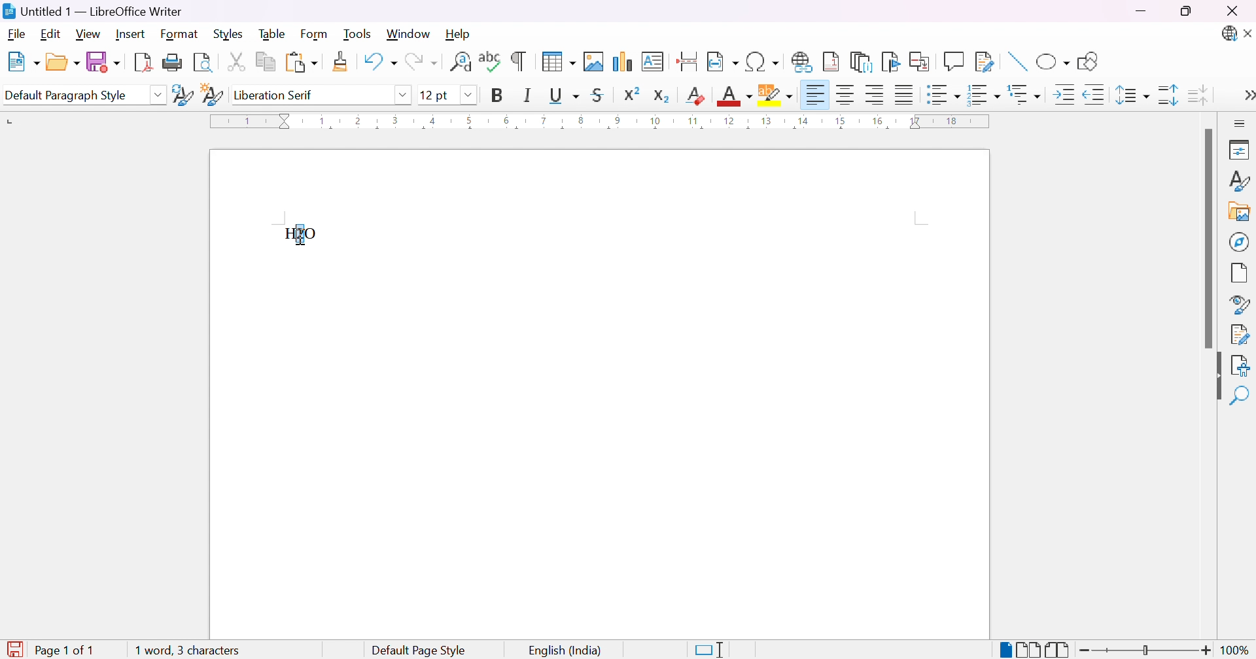 This screenshot has width=1256, height=659. Describe the element at coordinates (1232, 12) in the screenshot. I see `Close` at that location.